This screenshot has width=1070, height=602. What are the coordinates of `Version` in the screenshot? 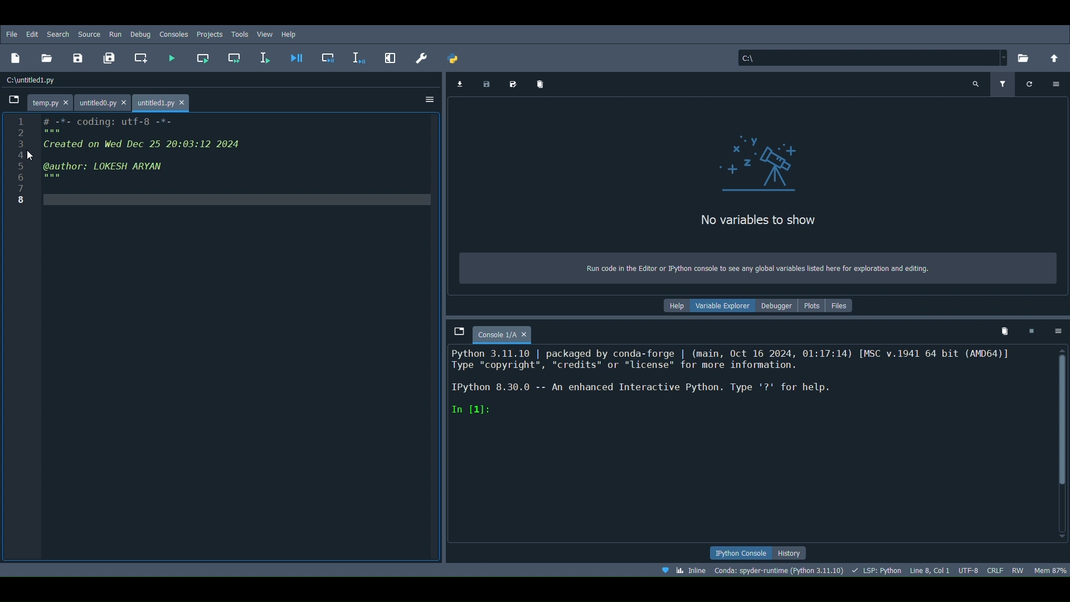 It's located at (779, 570).